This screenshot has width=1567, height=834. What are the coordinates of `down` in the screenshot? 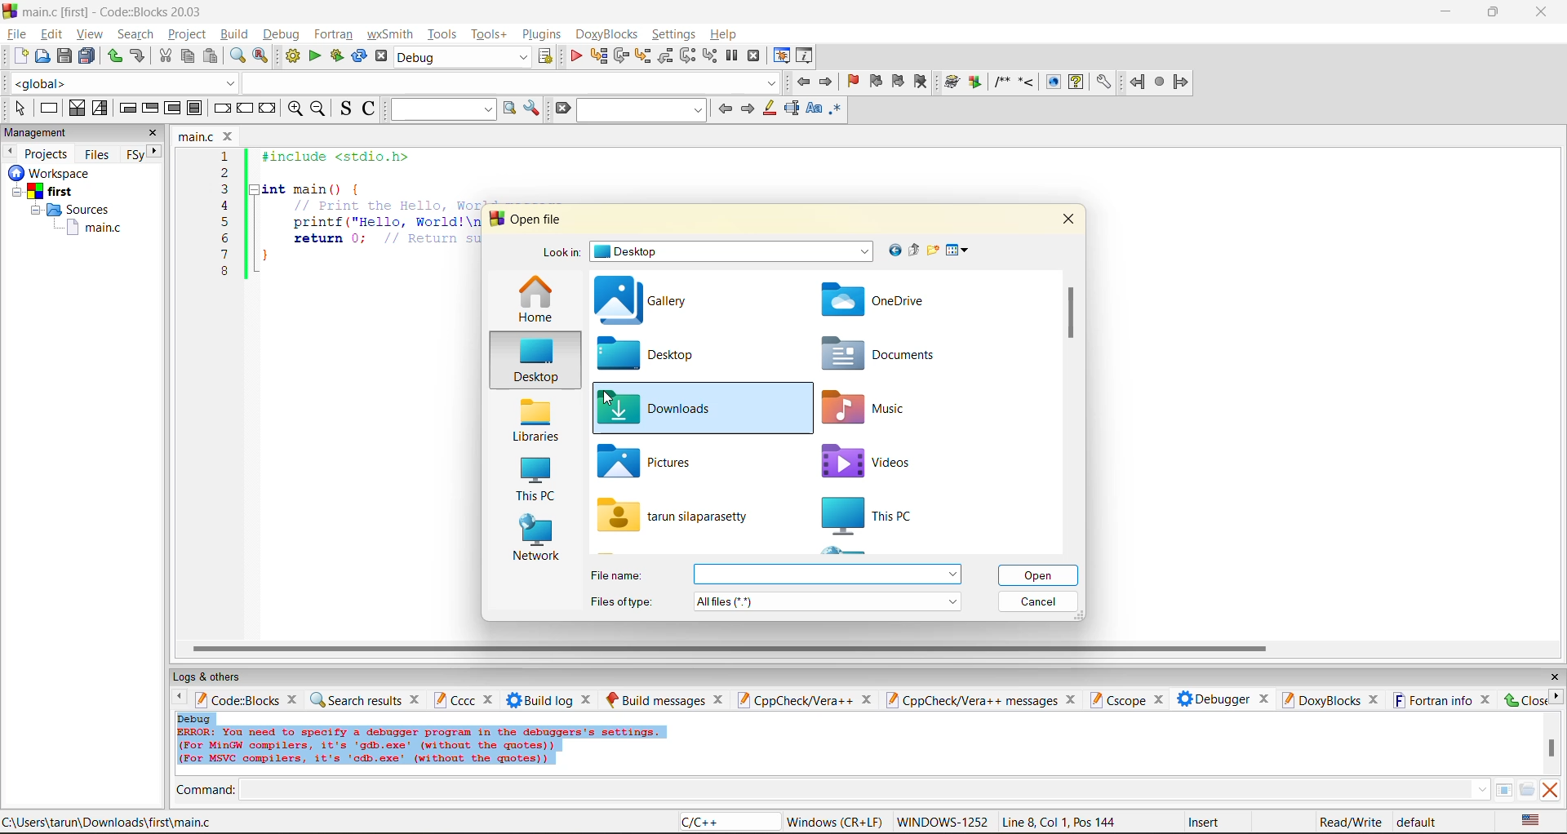 It's located at (1481, 789).